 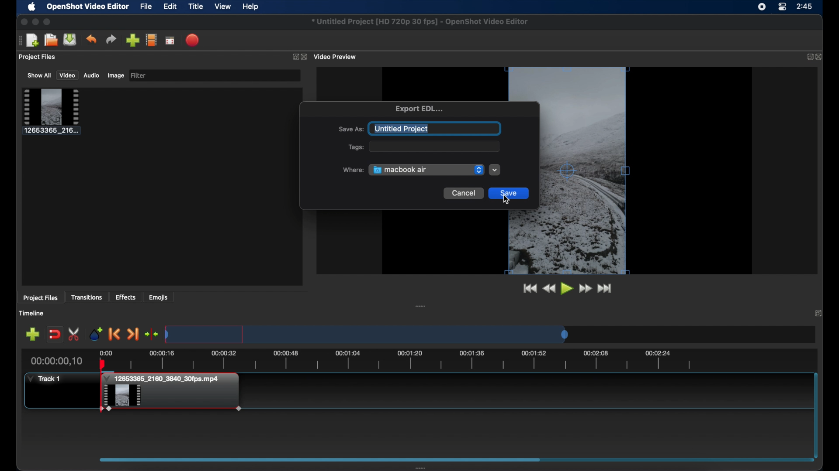 I want to click on empty field, so click(x=434, y=146).